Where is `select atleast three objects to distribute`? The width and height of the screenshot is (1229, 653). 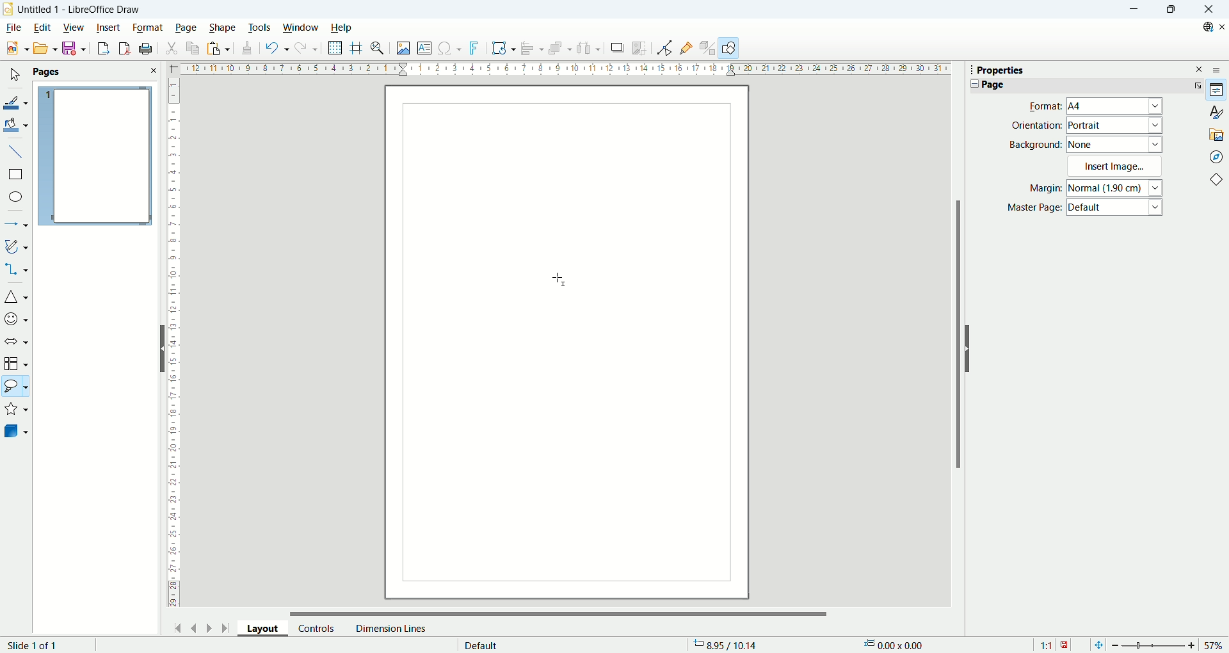 select atleast three objects to distribute is located at coordinates (589, 48).